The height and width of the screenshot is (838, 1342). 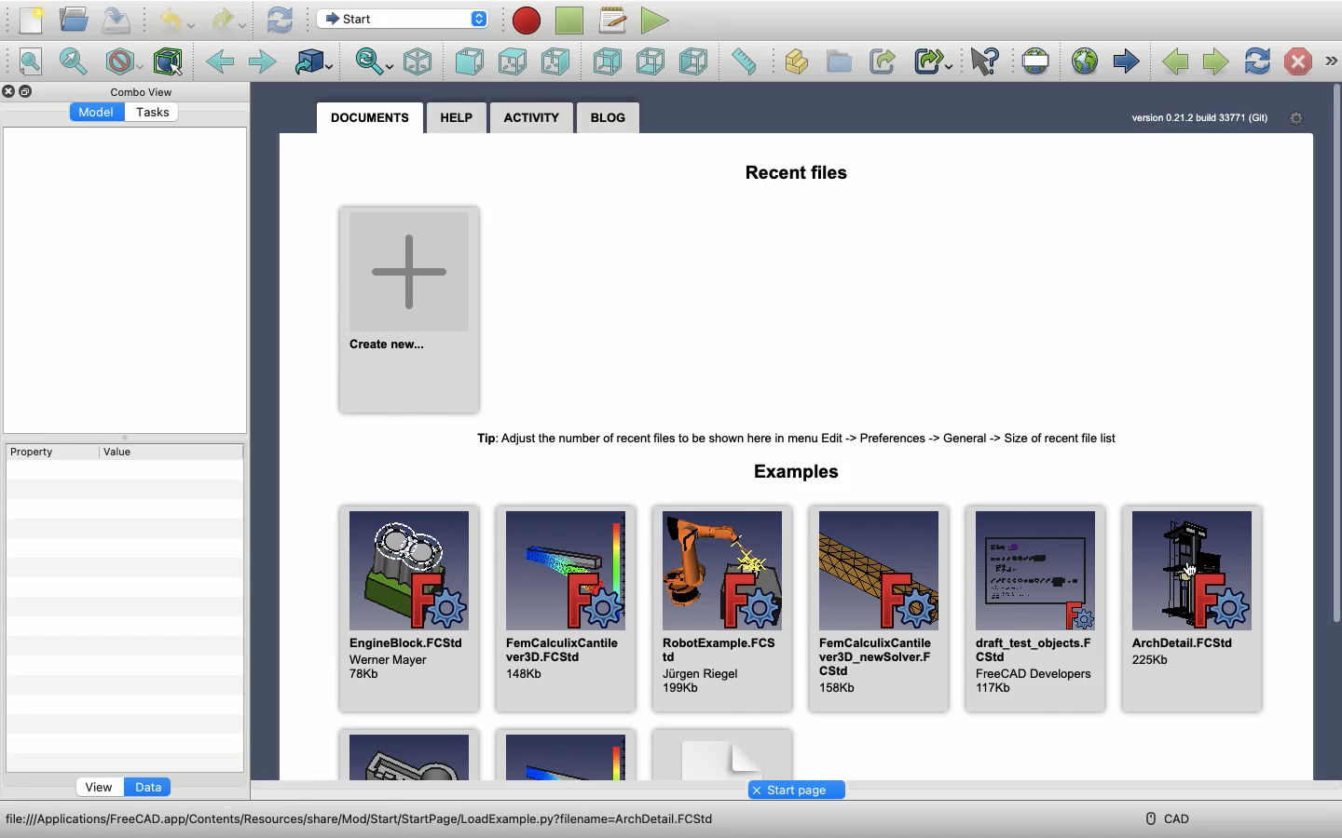 I want to click on Macro recording, so click(x=526, y=20).